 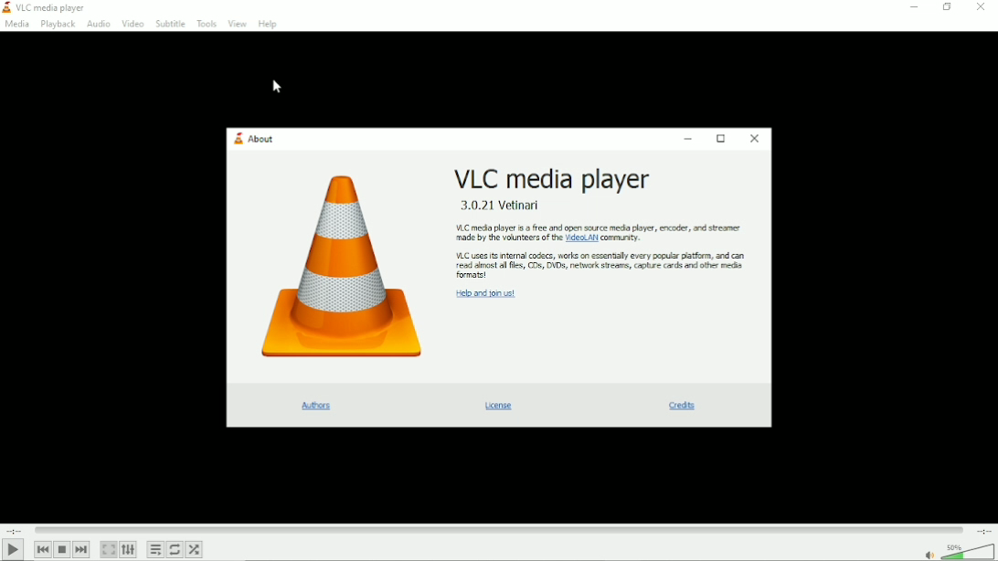 I want to click on License, so click(x=503, y=405).